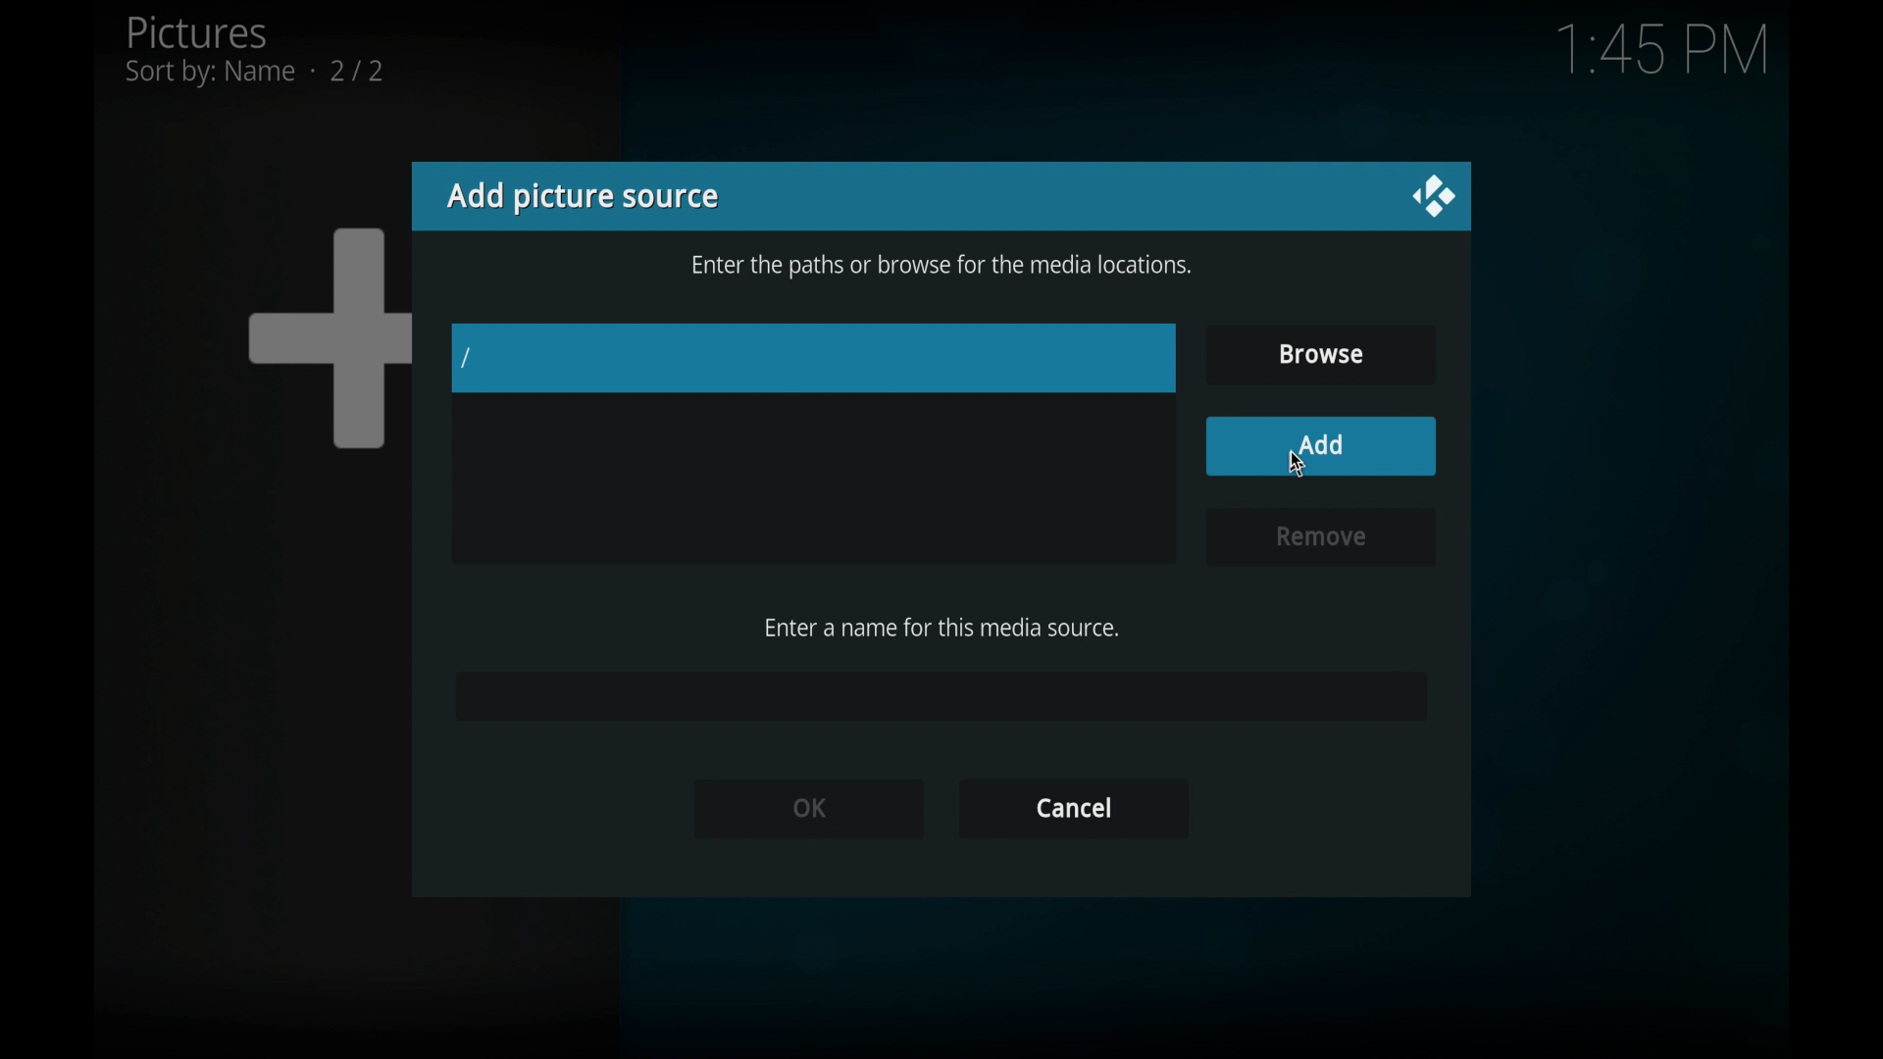  What do you see at coordinates (469, 359) in the screenshot?
I see `slash icon` at bounding box center [469, 359].